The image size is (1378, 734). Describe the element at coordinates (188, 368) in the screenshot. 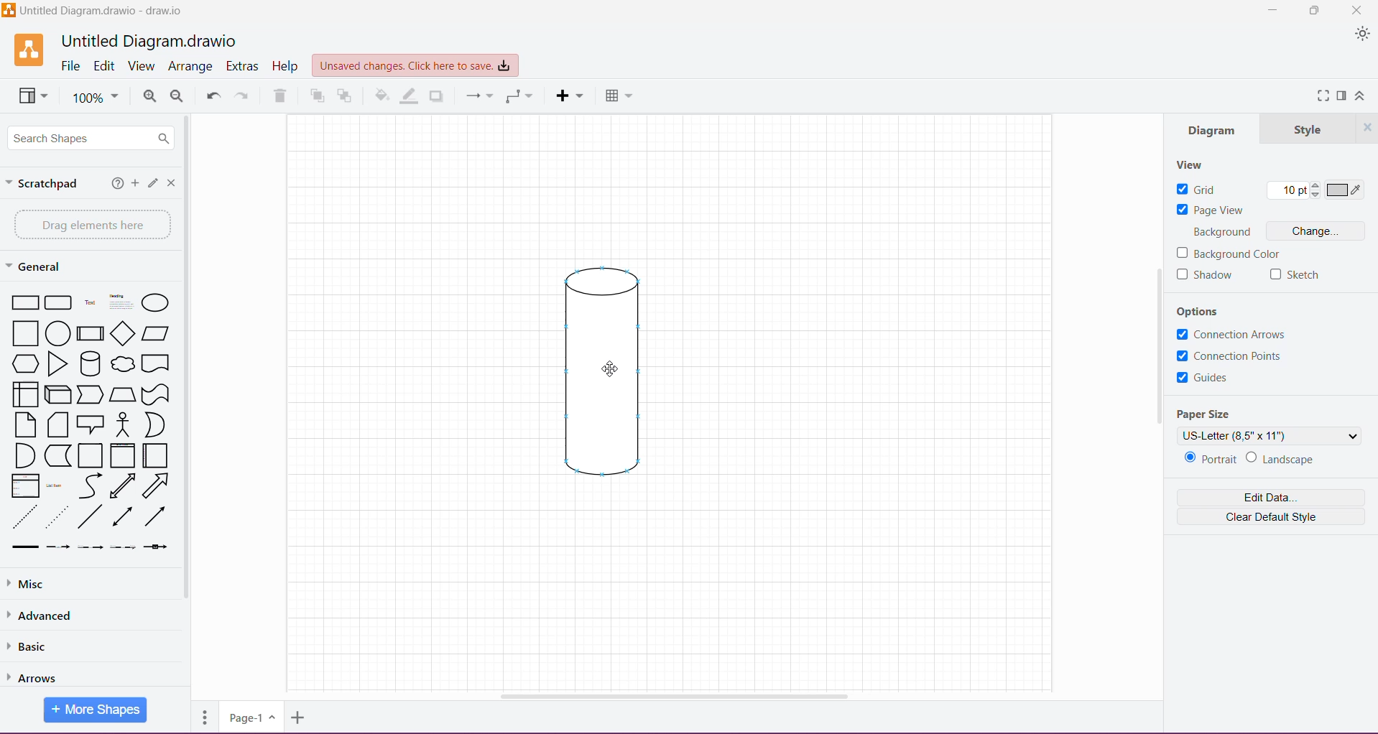

I see `Vertical Scroll Bar` at that location.